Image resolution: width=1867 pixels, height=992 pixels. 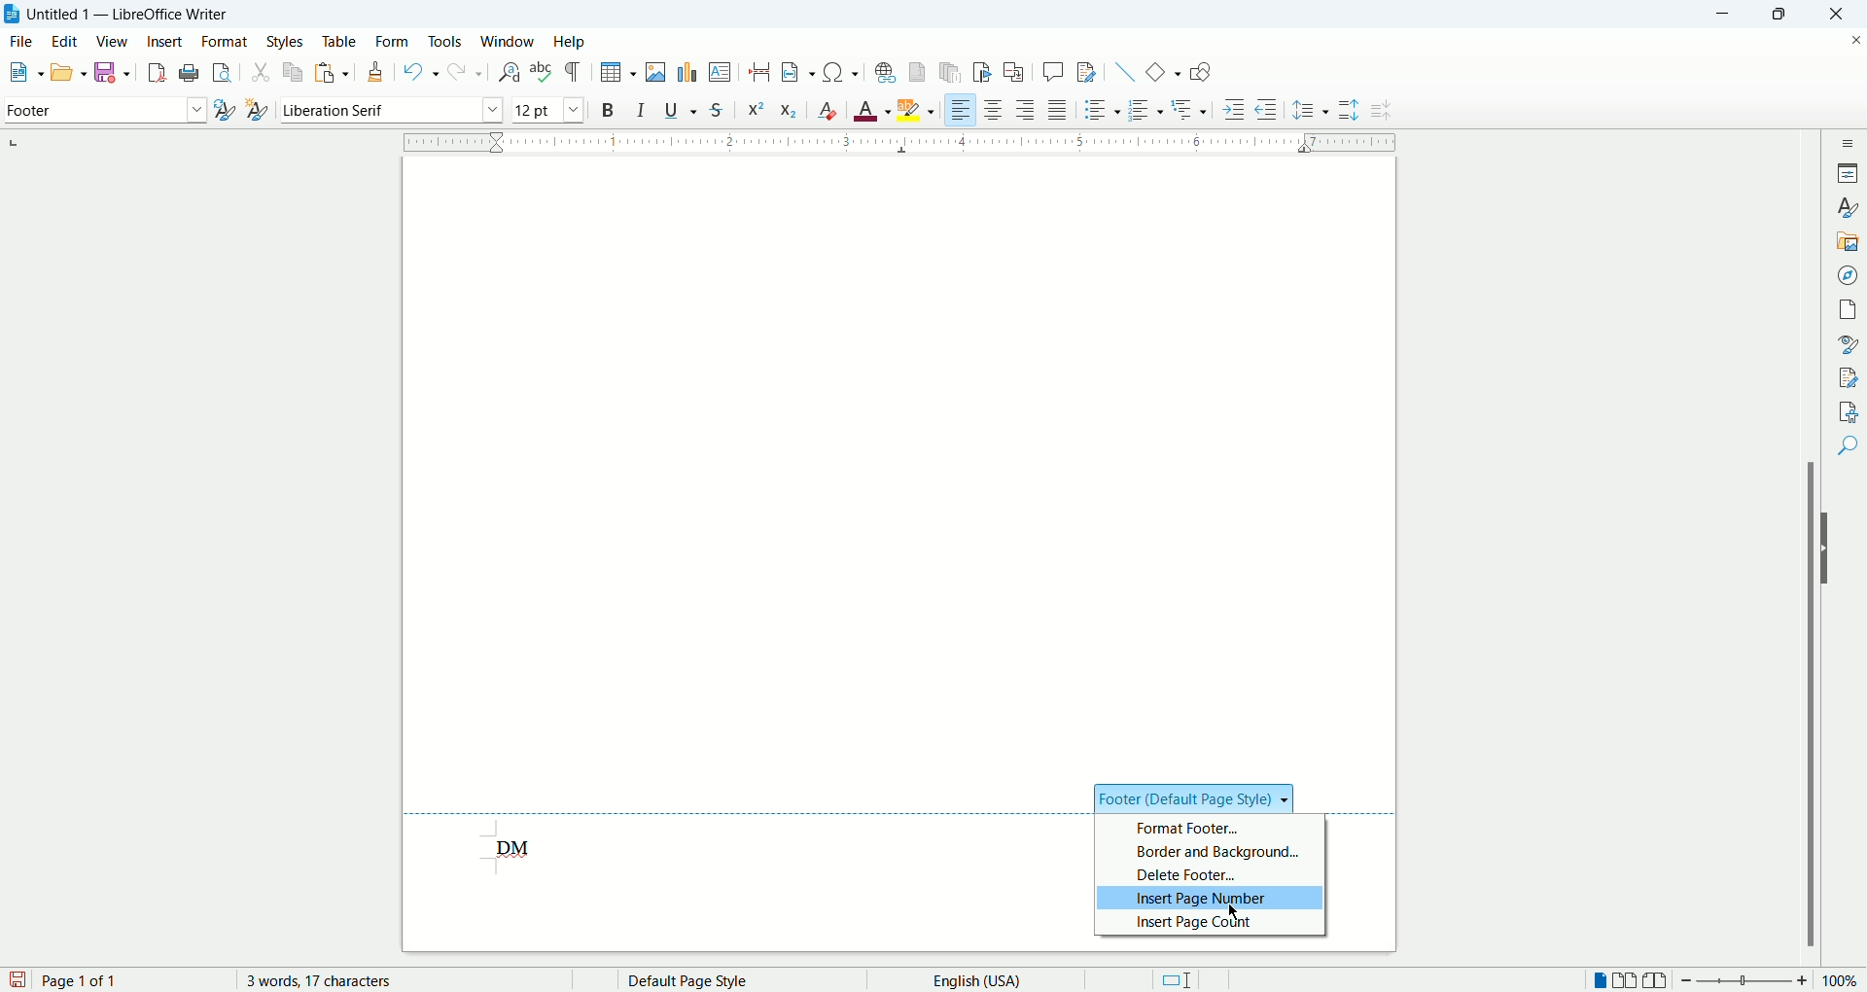 What do you see at coordinates (724, 980) in the screenshot?
I see `page style` at bounding box center [724, 980].